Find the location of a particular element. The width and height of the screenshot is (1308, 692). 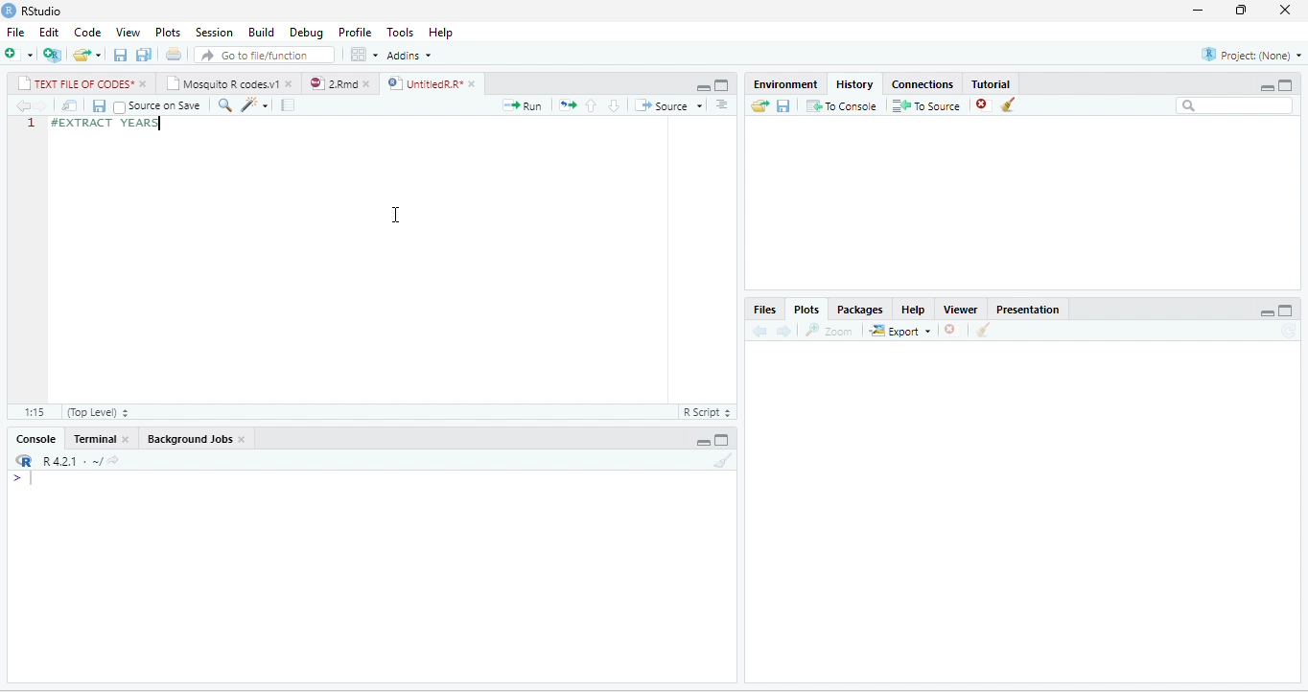

To source is located at coordinates (924, 104).